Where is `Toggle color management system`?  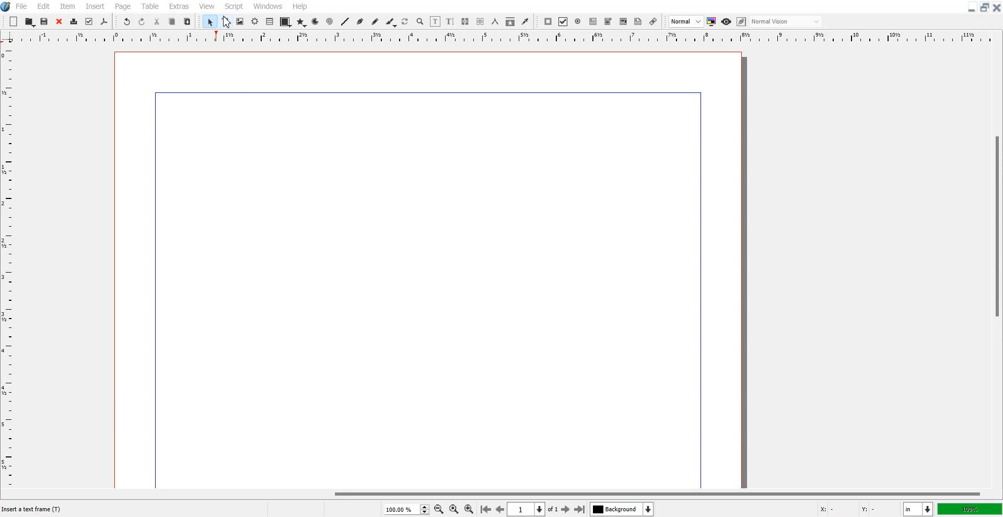
Toggle color management system is located at coordinates (712, 21).